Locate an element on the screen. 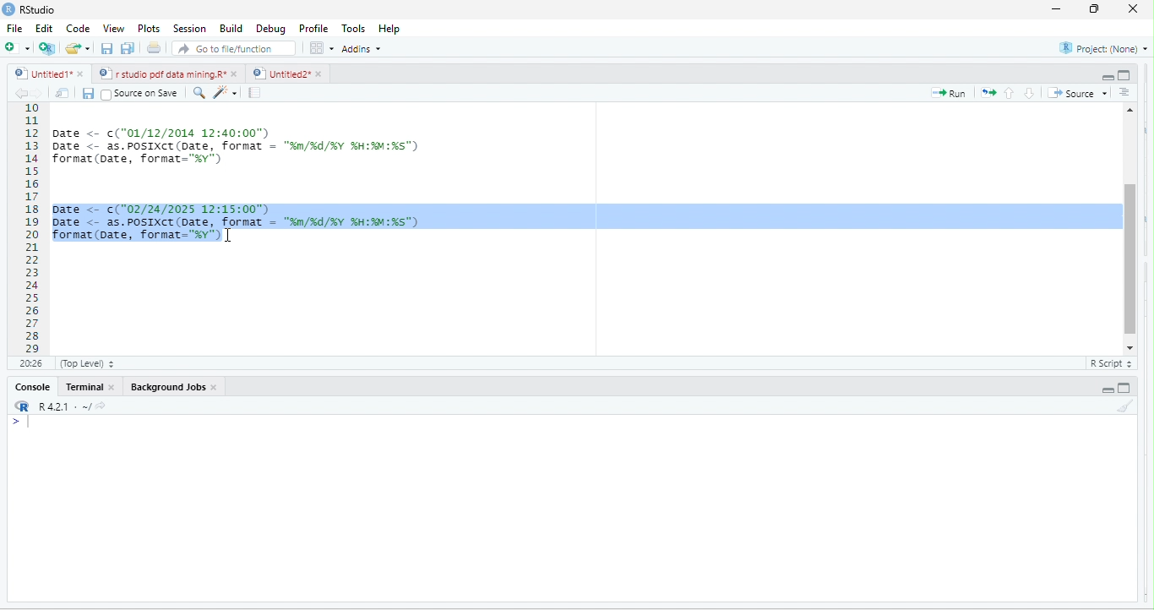 This screenshot has height=610, width=1154. terminal is located at coordinates (85, 389).